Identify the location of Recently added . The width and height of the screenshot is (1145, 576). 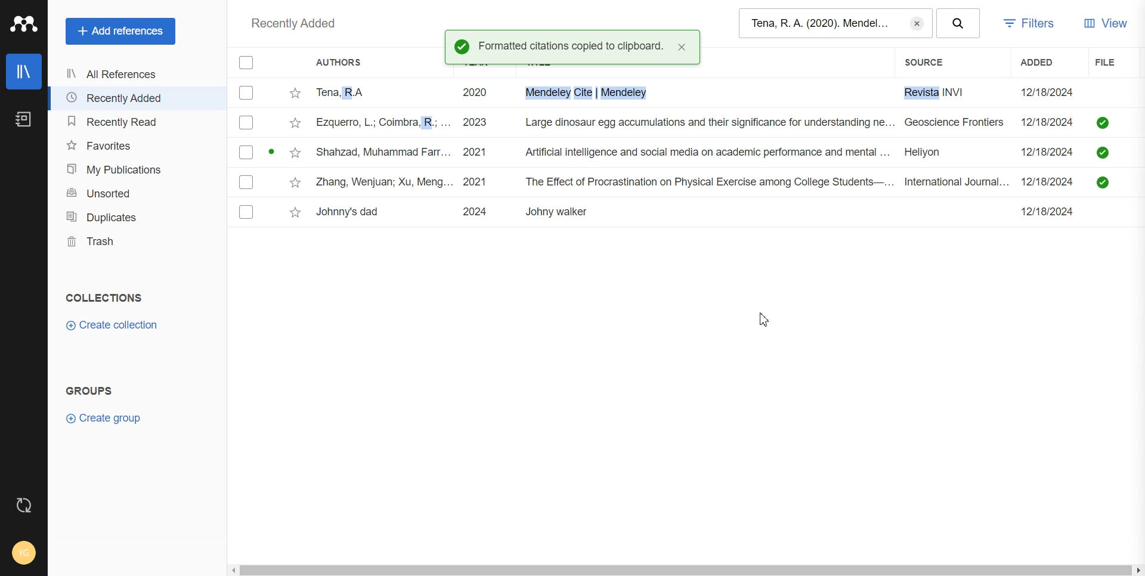
(295, 24).